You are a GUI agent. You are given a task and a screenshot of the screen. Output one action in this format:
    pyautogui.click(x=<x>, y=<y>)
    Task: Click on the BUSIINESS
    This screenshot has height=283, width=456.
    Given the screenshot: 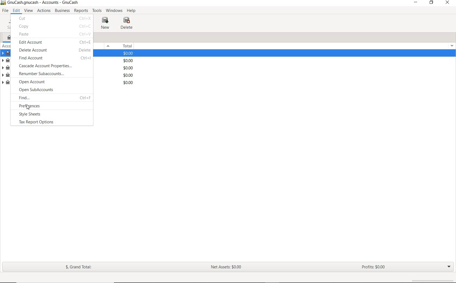 What is the action you would take?
    pyautogui.click(x=62, y=11)
    